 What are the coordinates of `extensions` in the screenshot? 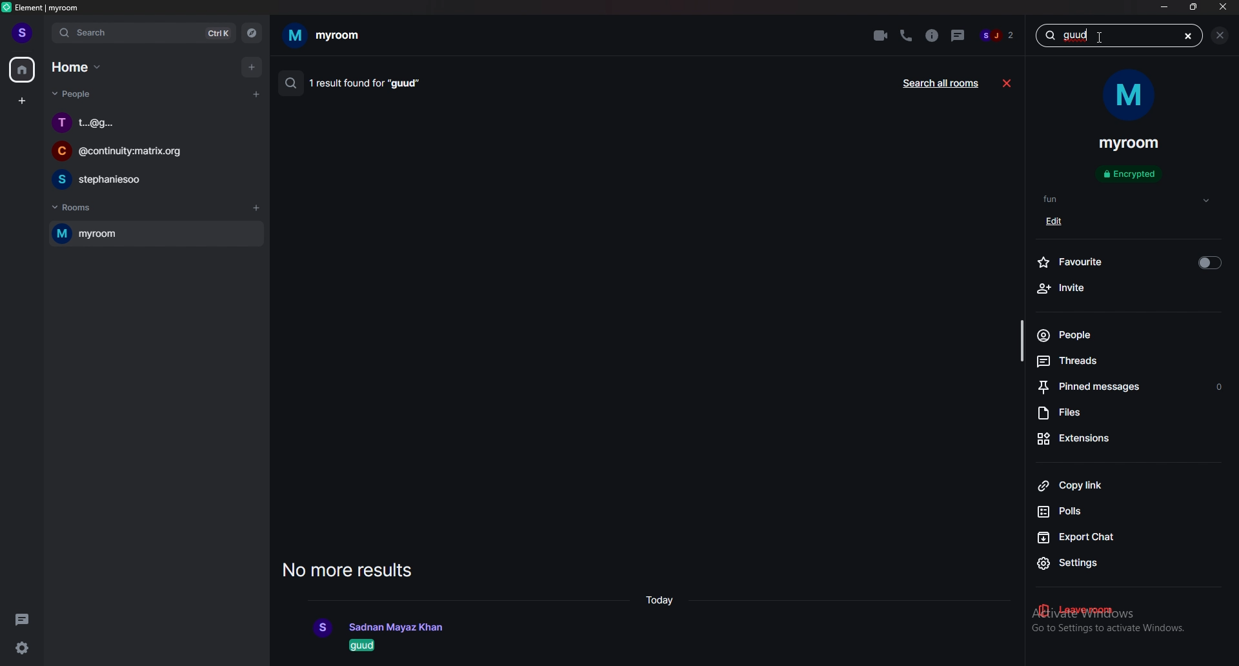 It's located at (1112, 438).